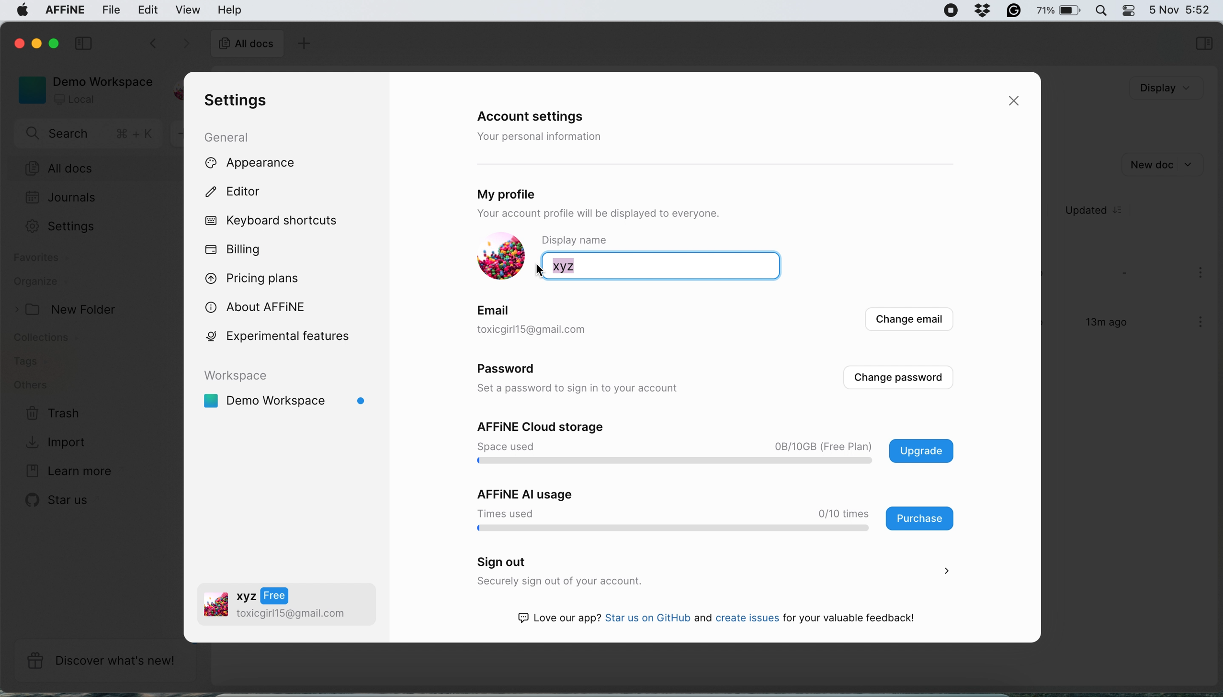 The height and width of the screenshot is (697, 1223). I want to click on change email, so click(907, 322).